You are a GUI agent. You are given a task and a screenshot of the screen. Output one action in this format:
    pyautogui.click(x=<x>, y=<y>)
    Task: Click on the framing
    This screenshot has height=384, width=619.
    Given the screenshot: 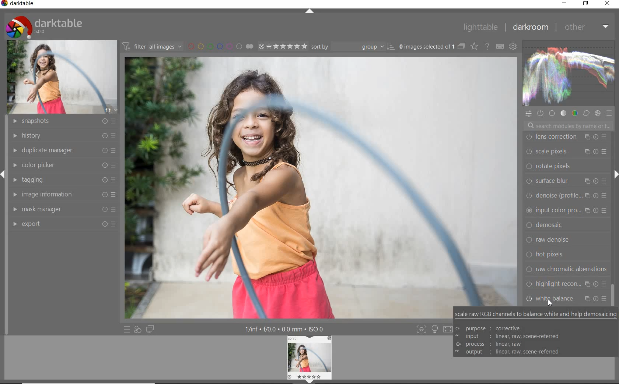 What is the action you would take?
    pyautogui.click(x=566, y=152)
    